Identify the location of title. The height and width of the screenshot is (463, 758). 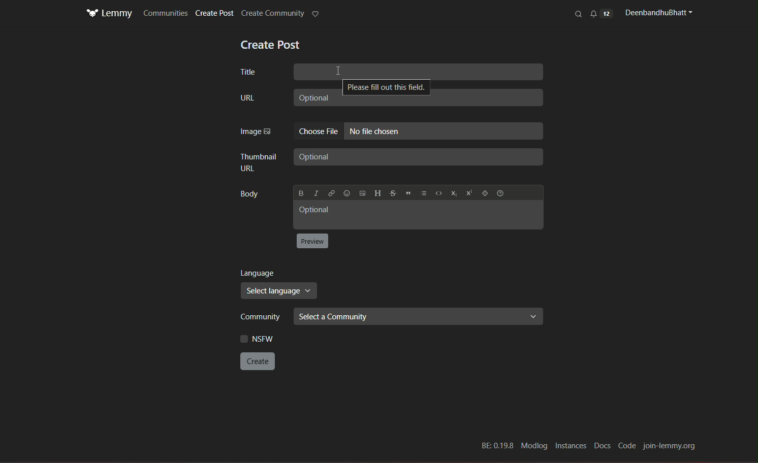
(248, 73).